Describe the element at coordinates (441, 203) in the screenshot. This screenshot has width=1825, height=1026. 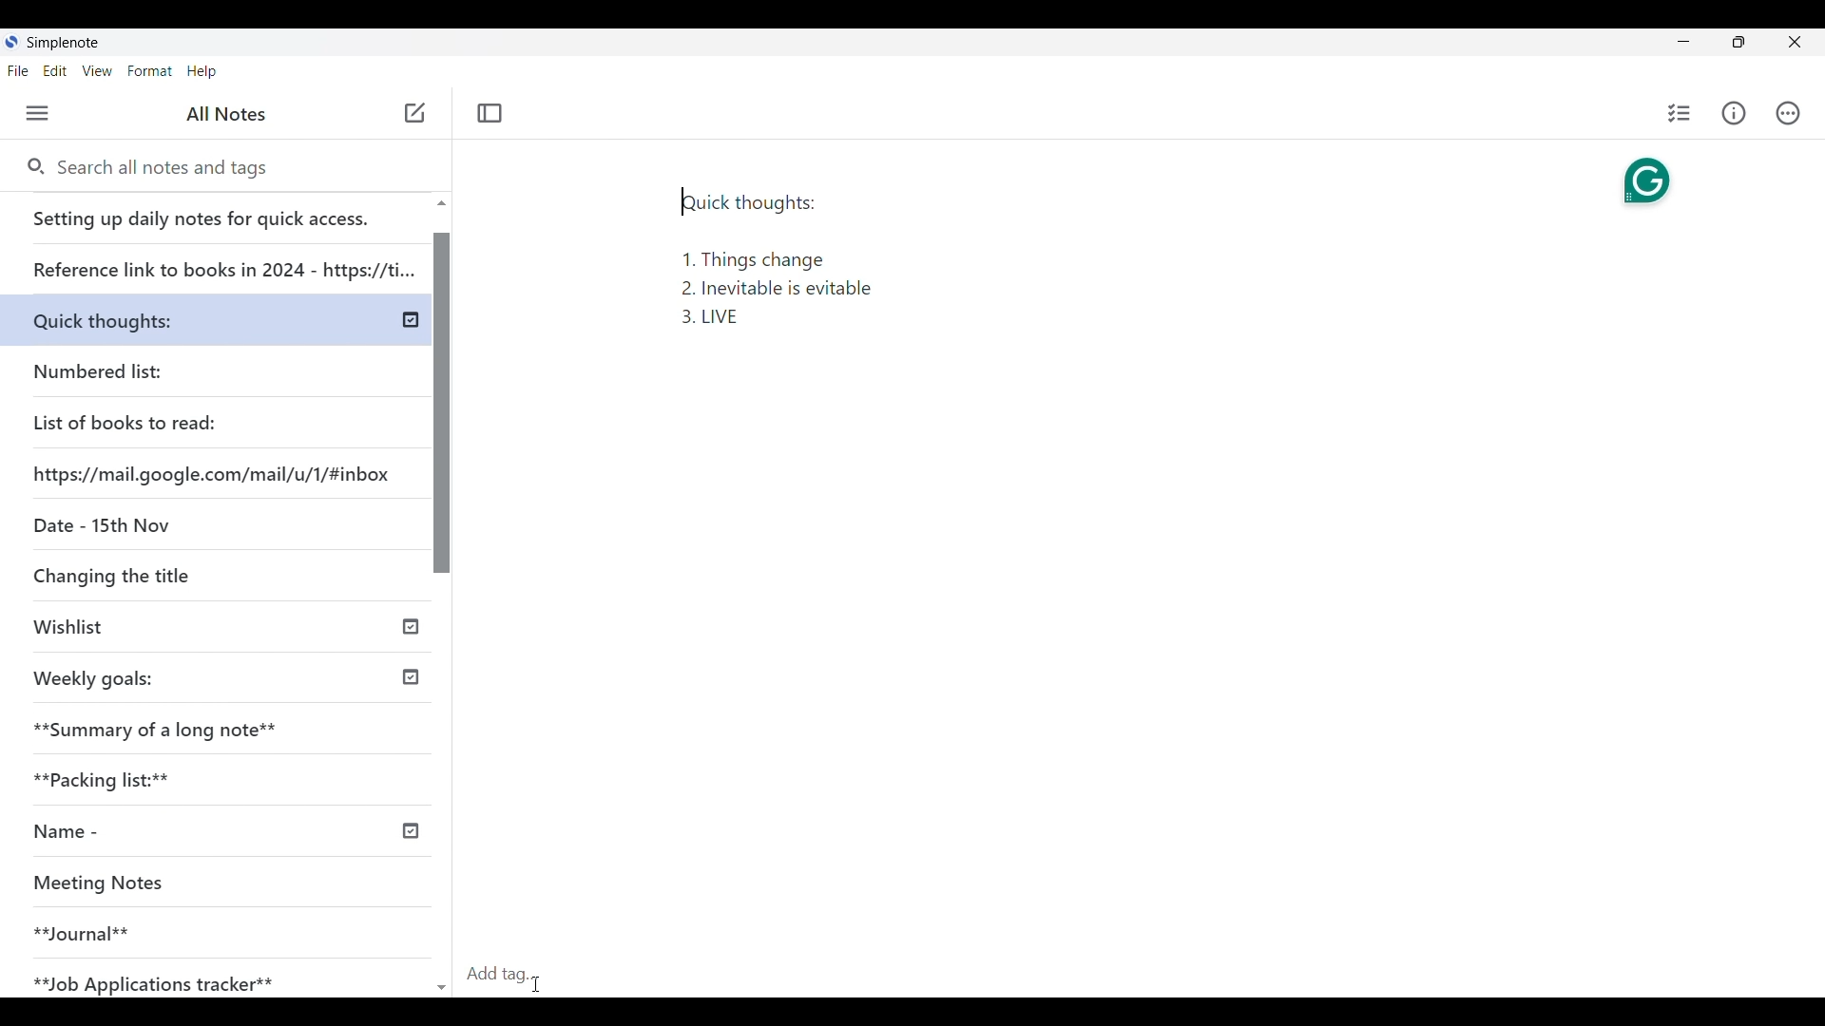
I see `Quick slide to top` at that location.